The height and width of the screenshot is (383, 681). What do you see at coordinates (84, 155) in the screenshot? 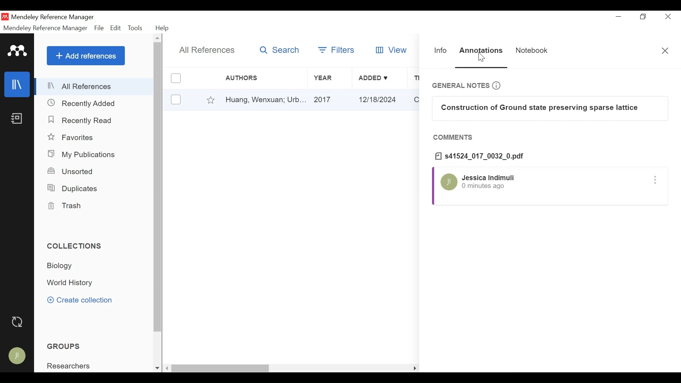
I see `My Publications` at bounding box center [84, 155].